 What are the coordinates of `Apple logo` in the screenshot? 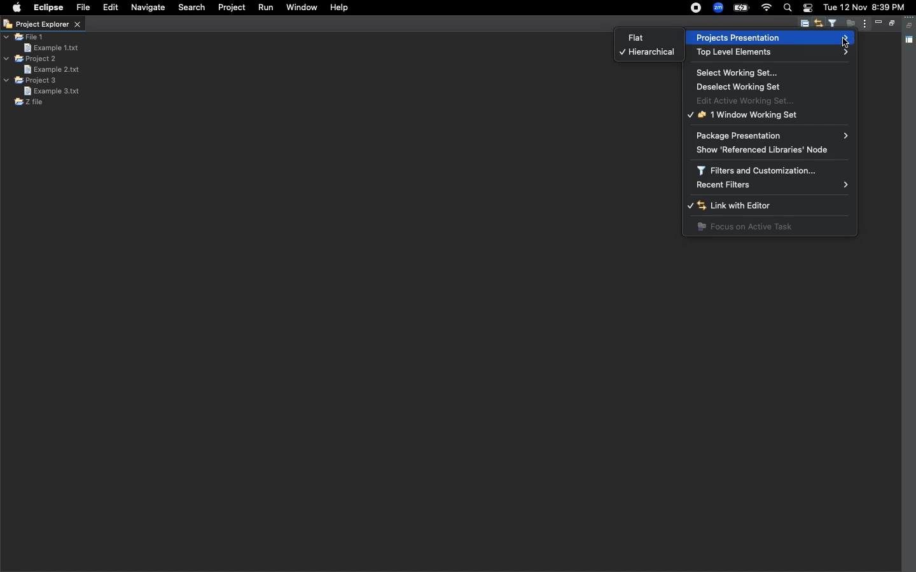 It's located at (17, 7).